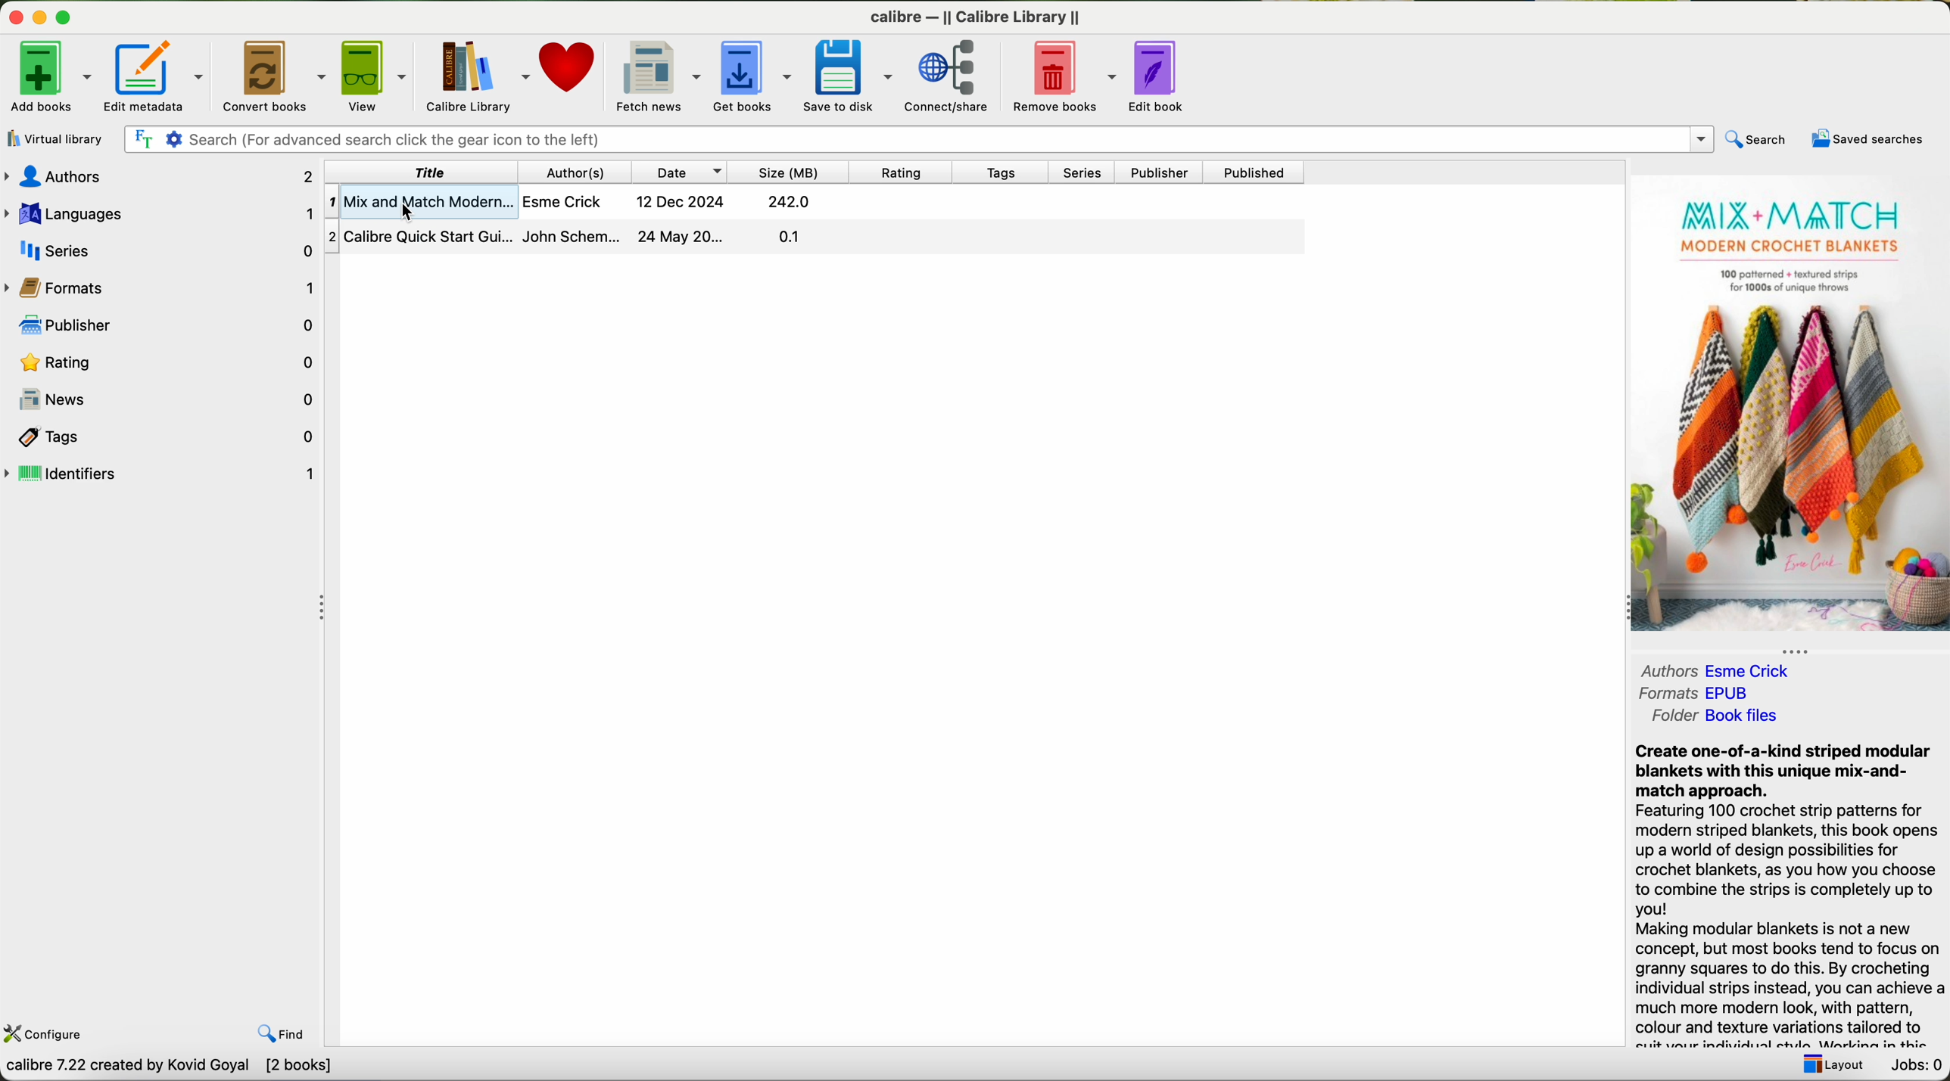 This screenshot has width=1950, height=1081. Describe the element at coordinates (154, 76) in the screenshot. I see `edit metadata` at that location.